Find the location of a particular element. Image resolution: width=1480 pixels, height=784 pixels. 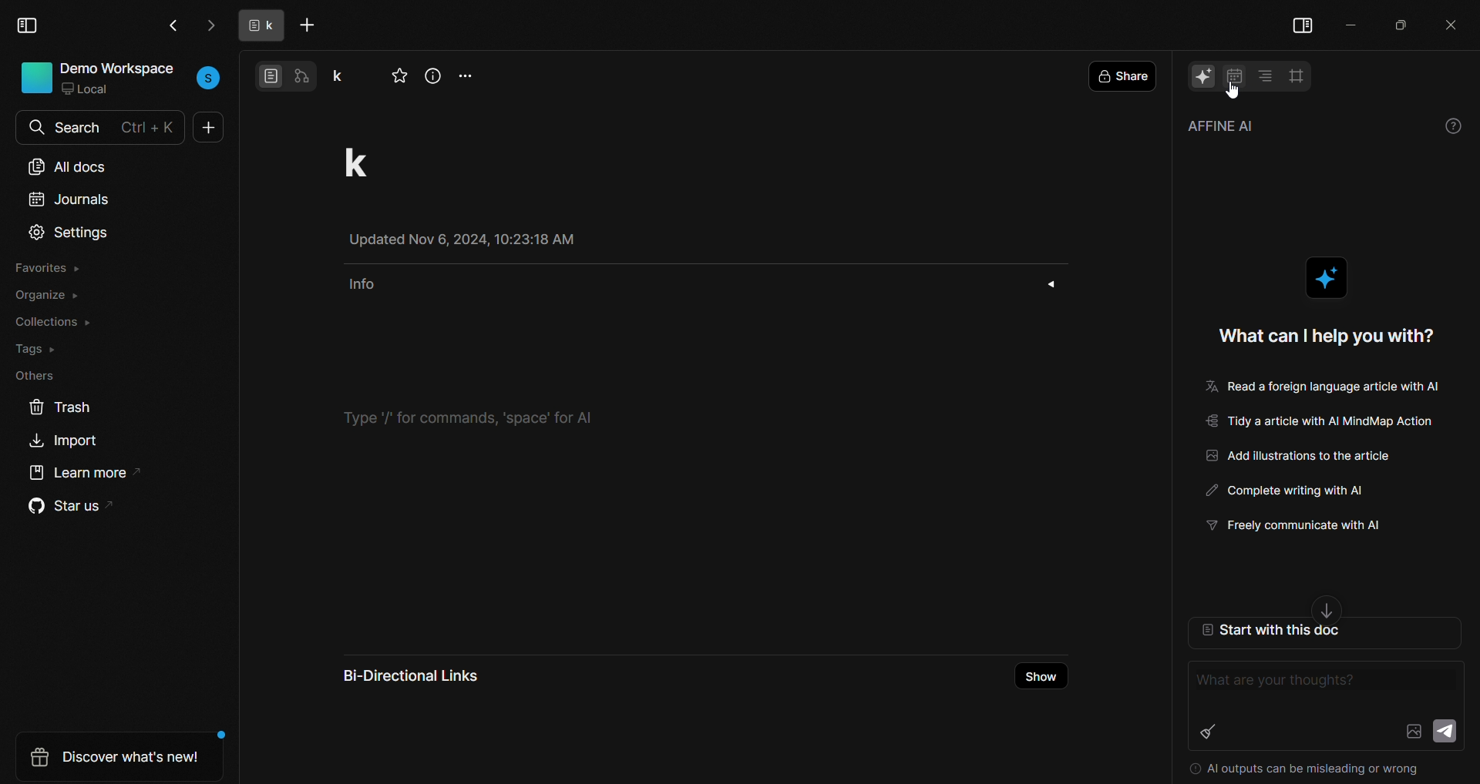

freely communicate with ai is located at coordinates (1308, 526).